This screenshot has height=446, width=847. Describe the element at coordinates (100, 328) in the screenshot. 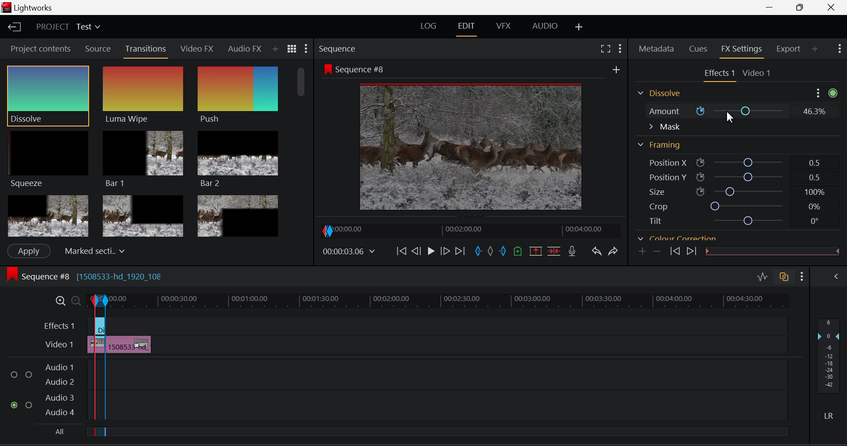

I see `Effect Inserted` at that location.